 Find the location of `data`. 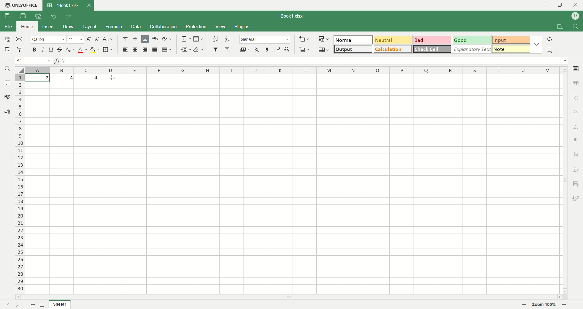

data is located at coordinates (137, 27).